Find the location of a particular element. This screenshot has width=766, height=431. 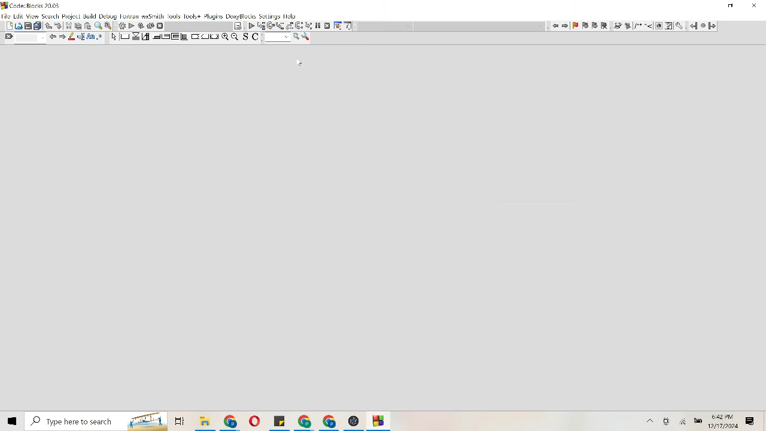

minimize is located at coordinates (731, 6).